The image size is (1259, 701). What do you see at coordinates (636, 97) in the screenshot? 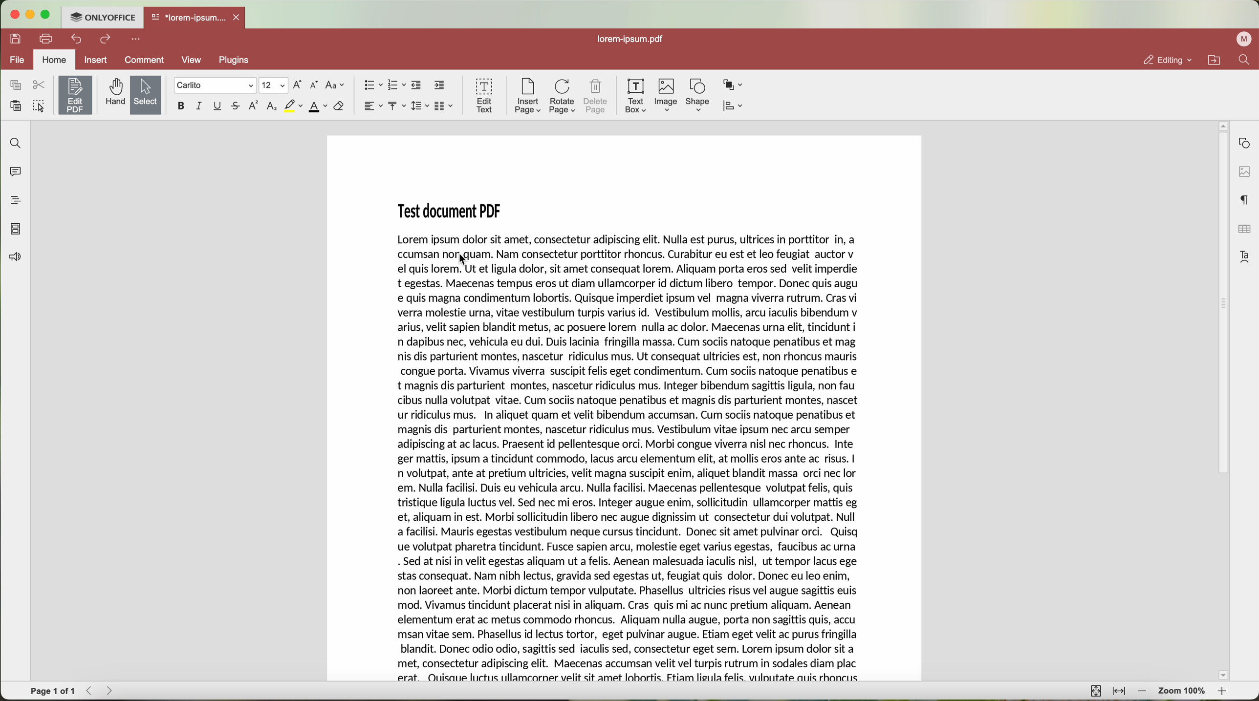
I see `text box` at bounding box center [636, 97].